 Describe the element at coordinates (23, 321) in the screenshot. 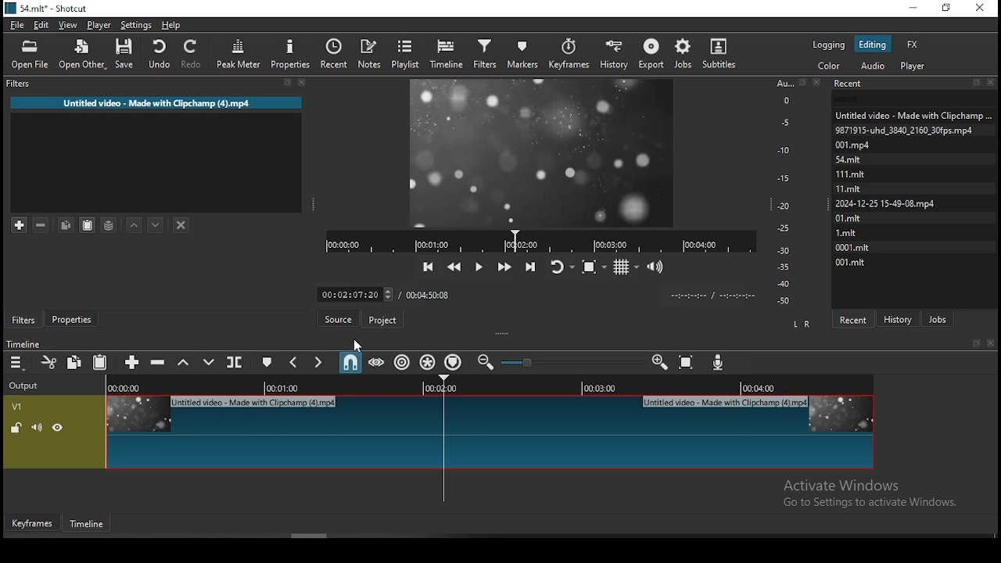

I see `filters` at that location.